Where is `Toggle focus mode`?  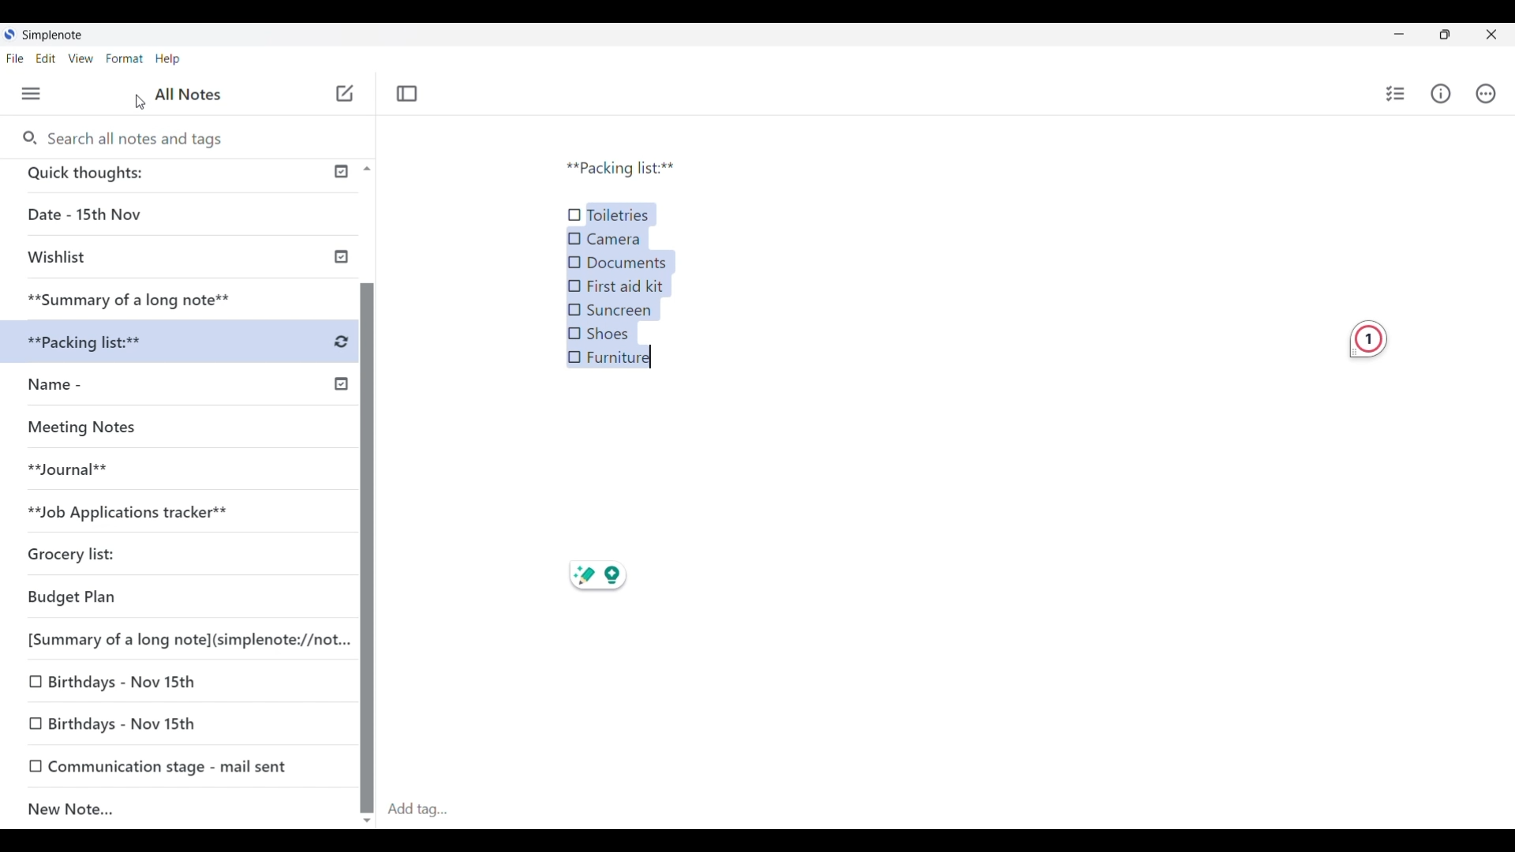 Toggle focus mode is located at coordinates (407, 93).